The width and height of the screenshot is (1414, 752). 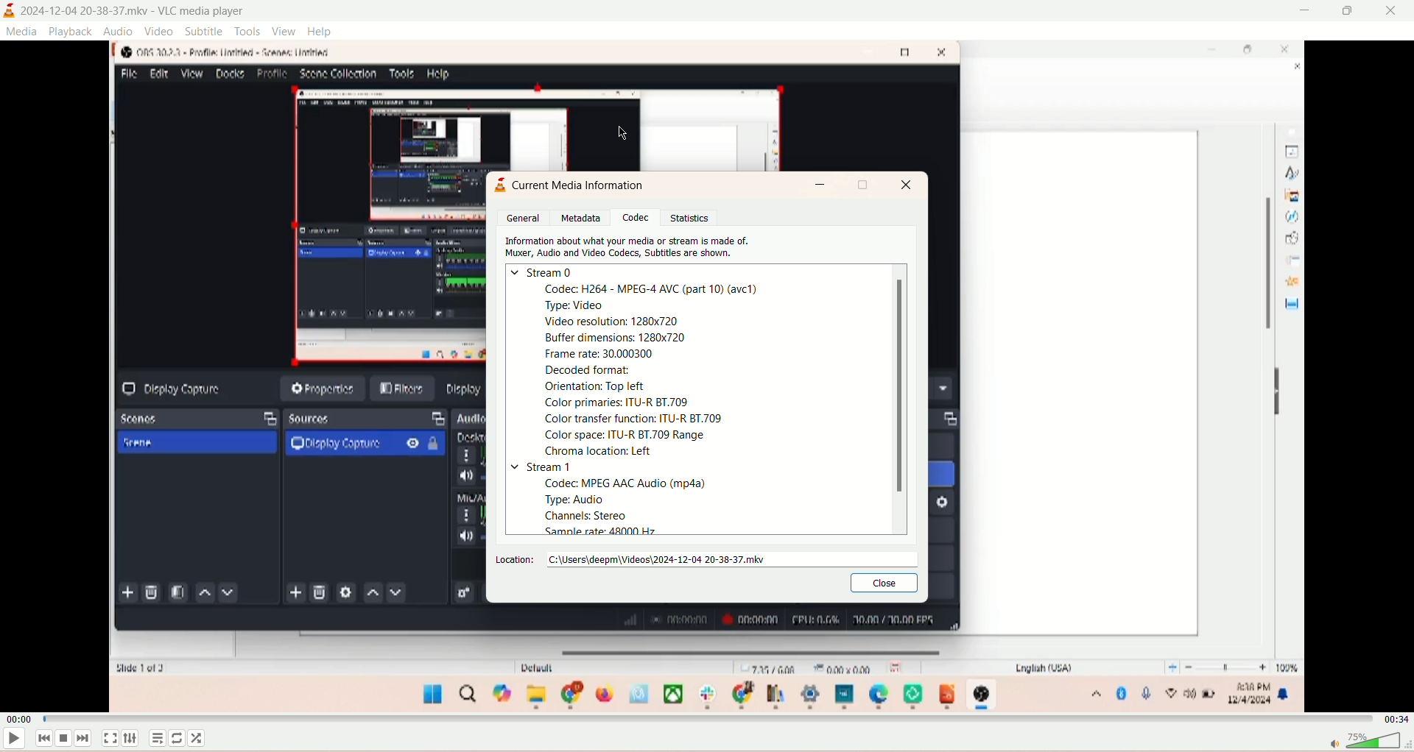 What do you see at coordinates (110, 738) in the screenshot?
I see `full screen` at bounding box center [110, 738].